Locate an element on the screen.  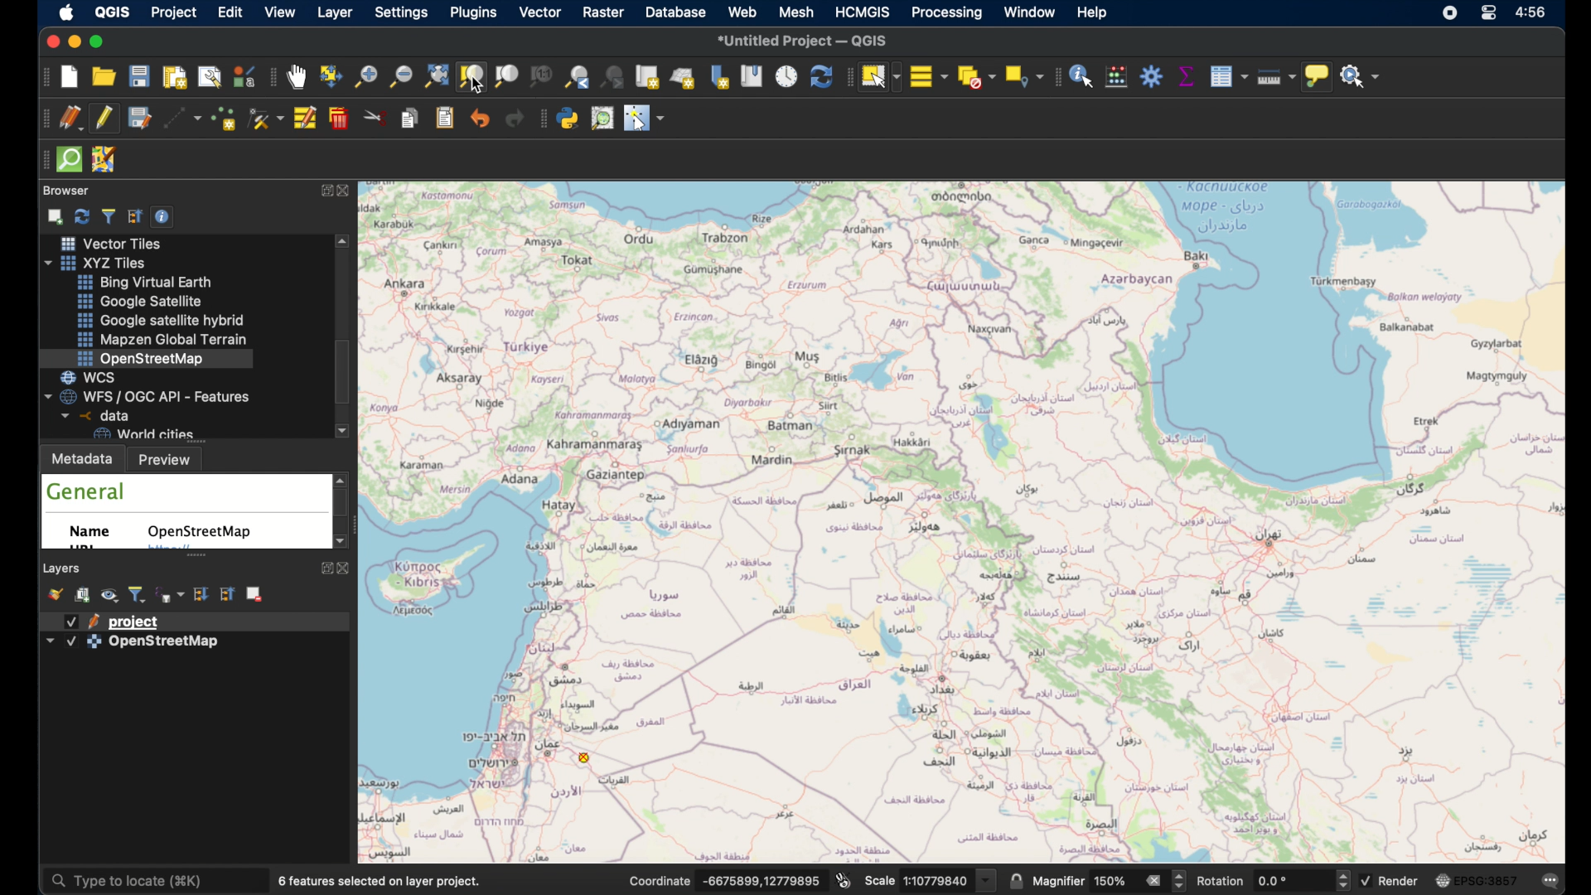
save project is located at coordinates (140, 76).